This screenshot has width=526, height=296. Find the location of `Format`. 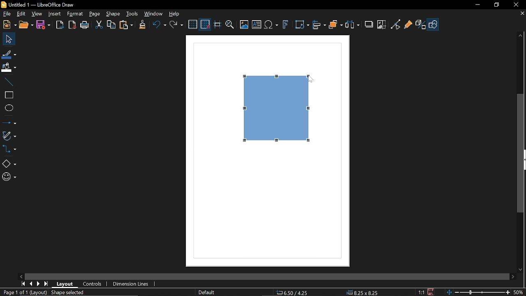

Format is located at coordinates (75, 14).